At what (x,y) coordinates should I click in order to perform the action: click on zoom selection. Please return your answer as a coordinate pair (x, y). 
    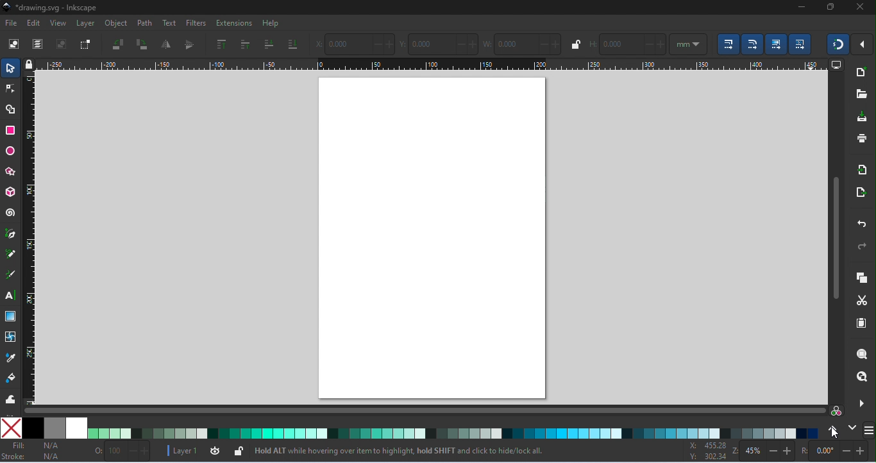
    Looking at the image, I should click on (860, 354).